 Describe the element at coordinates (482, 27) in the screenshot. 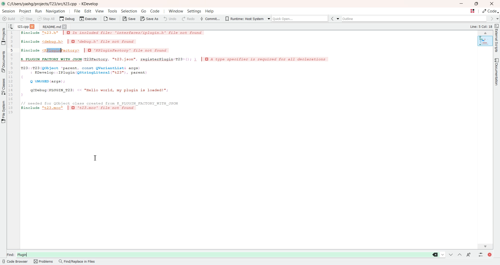

I see `Line: 19 Col 1` at that location.